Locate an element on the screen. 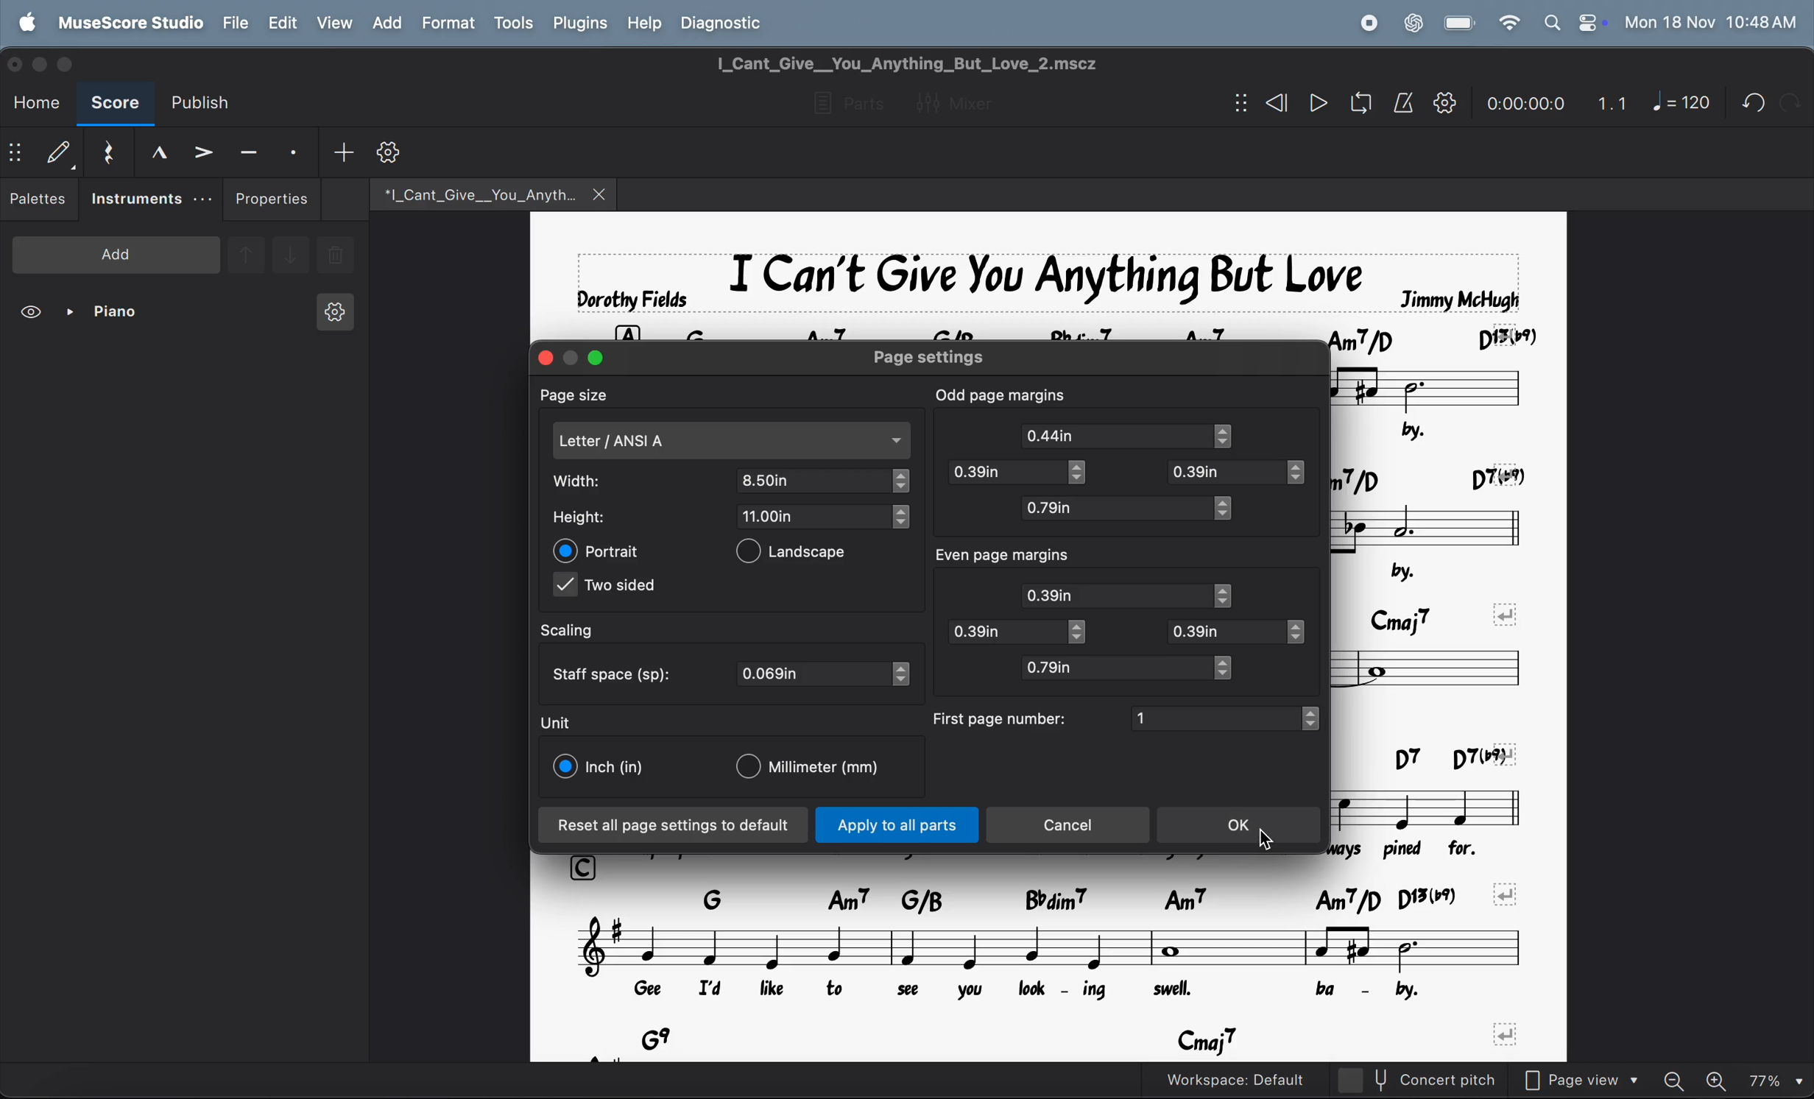  parts is located at coordinates (844, 105).